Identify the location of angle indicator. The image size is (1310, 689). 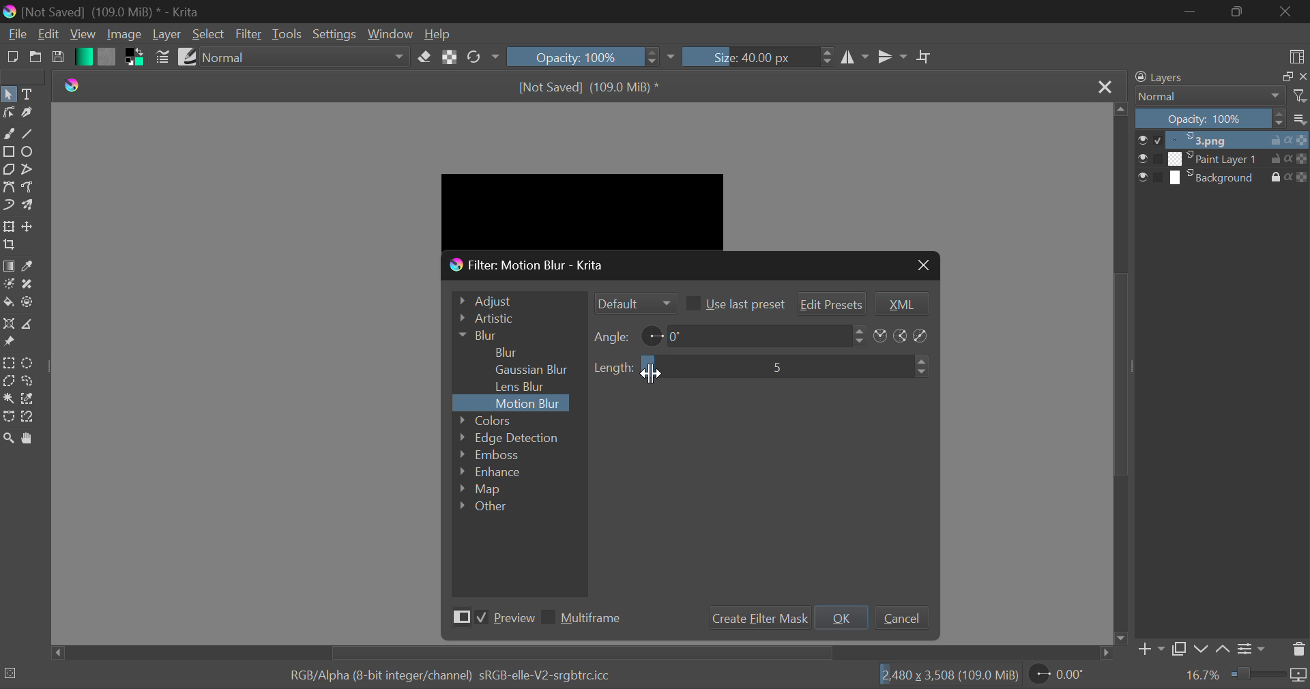
(652, 334).